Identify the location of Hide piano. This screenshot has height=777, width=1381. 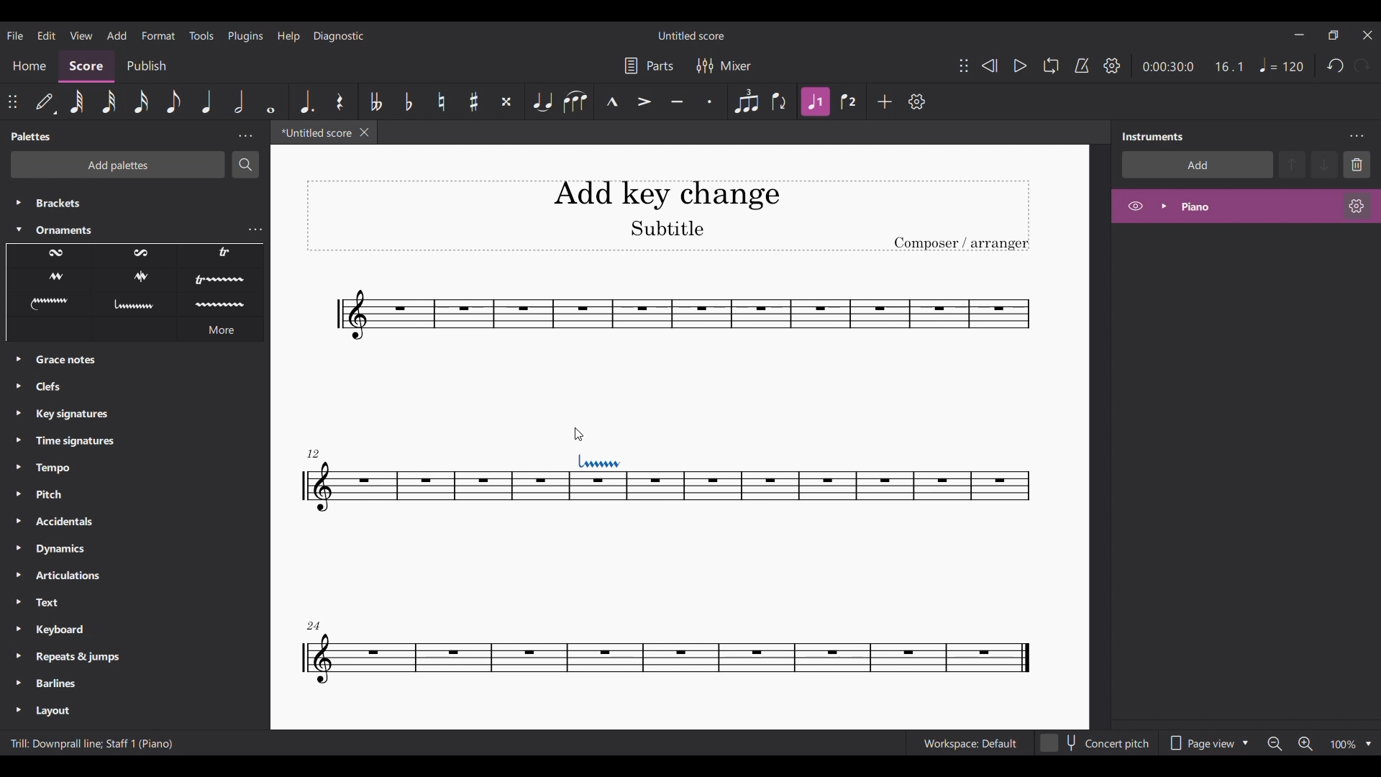
(1136, 206).